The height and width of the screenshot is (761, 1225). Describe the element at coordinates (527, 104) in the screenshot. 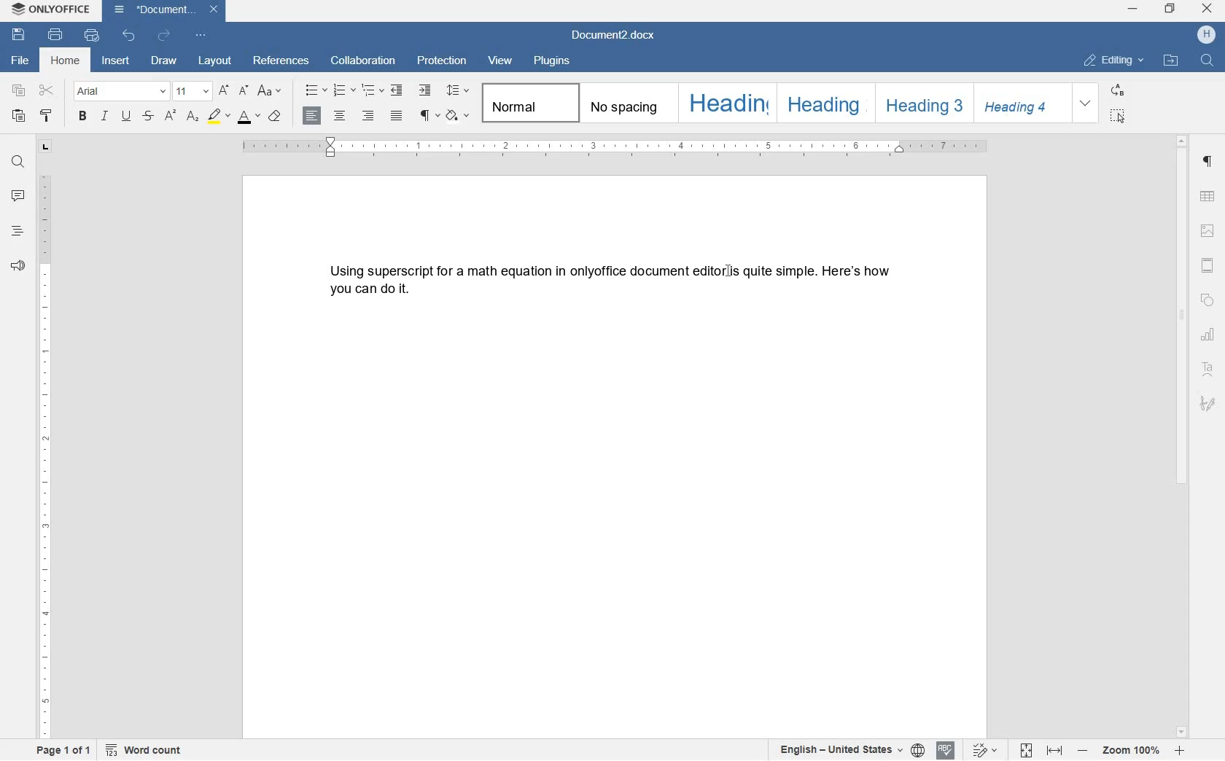

I see `normal` at that location.